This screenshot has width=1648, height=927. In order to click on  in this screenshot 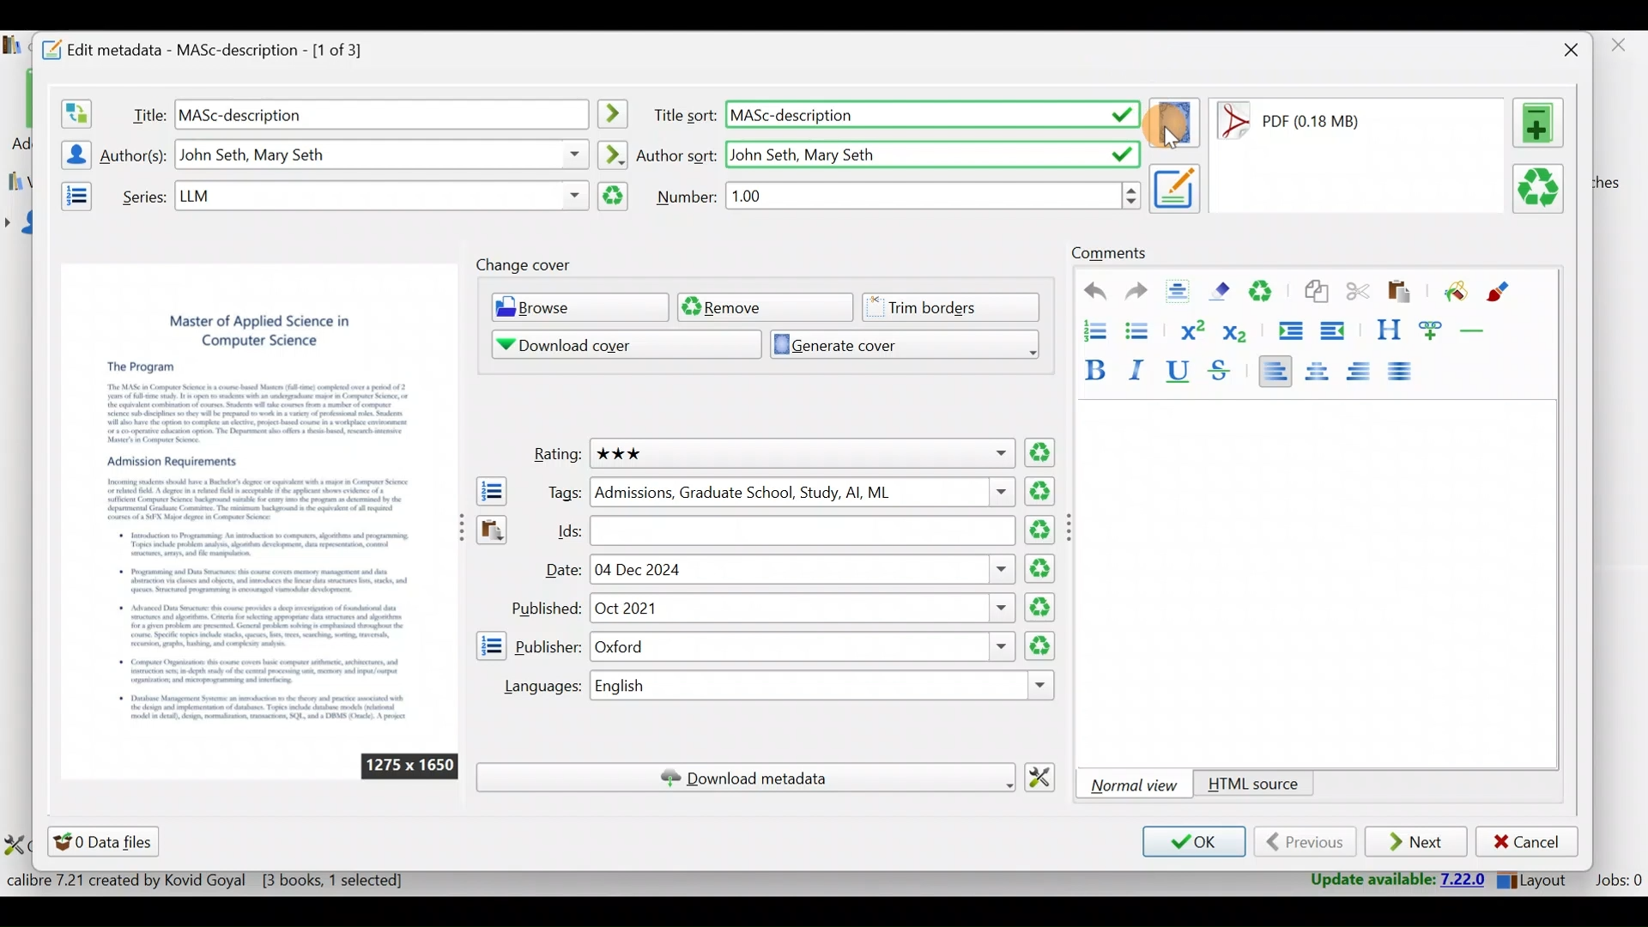, I will do `click(802, 647)`.